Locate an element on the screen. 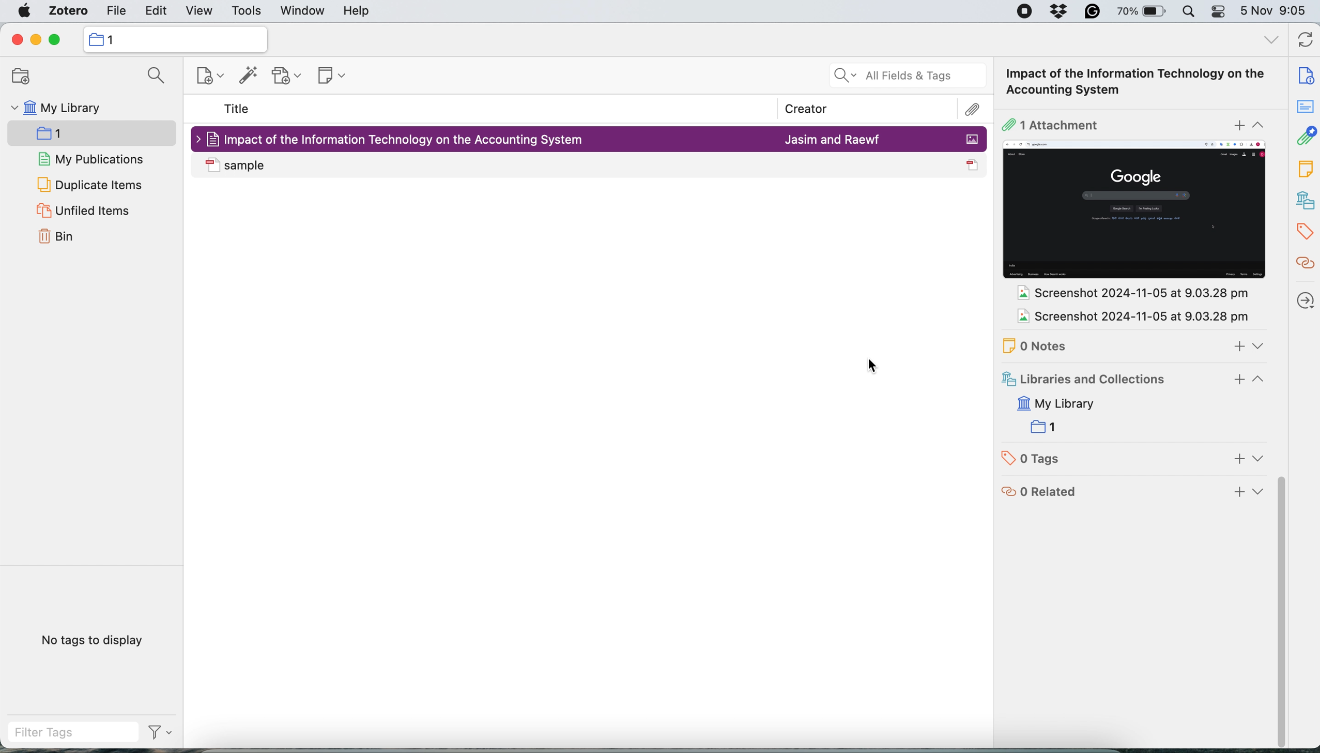 This screenshot has height=753, width=1320. no tags to display is located at coordinates (95, 640).